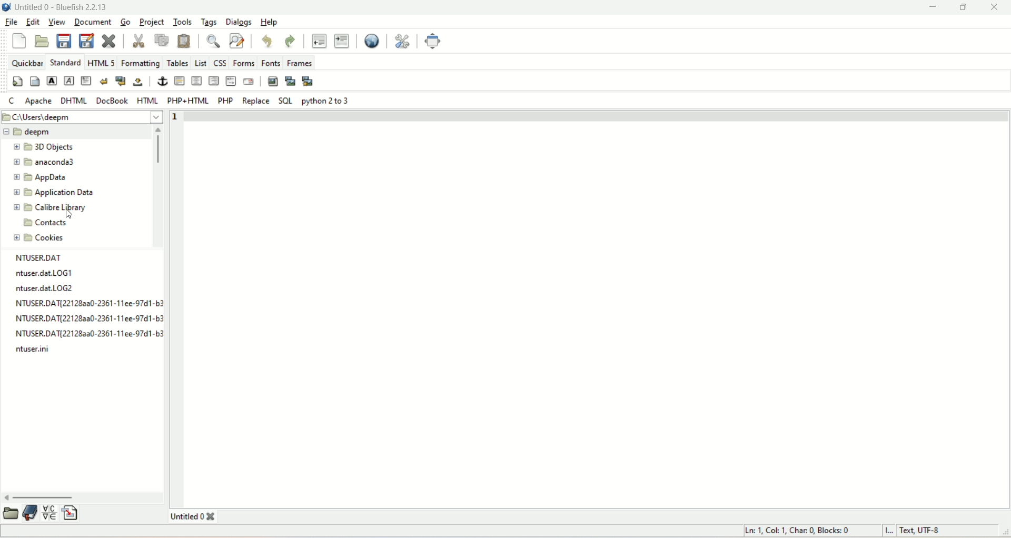 The height and width of the screenshot is (538, 1011). I want to click on Python 2 to 3, so click(326, 102).